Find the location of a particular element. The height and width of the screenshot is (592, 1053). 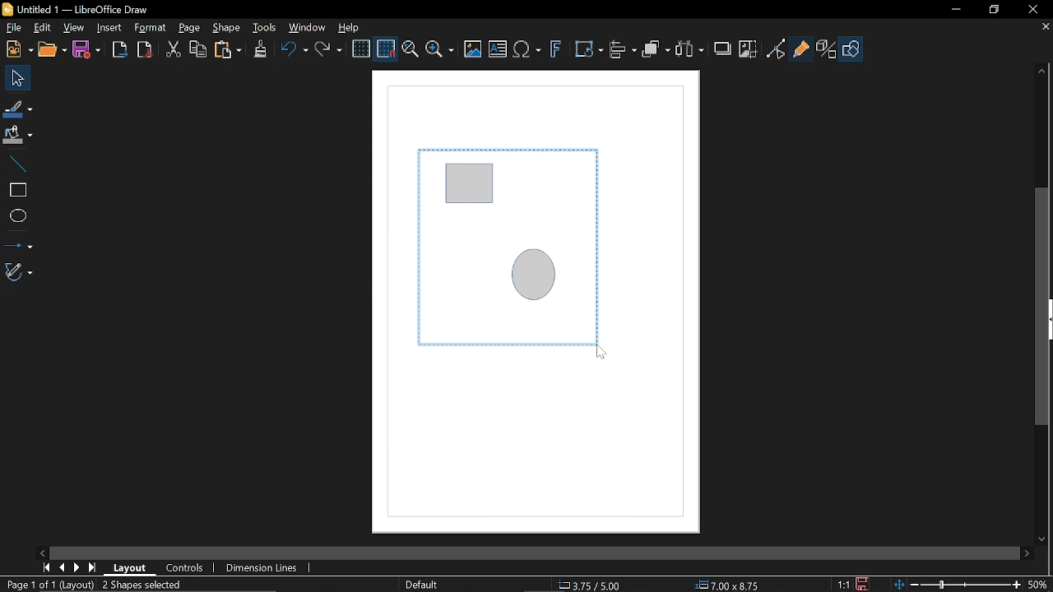

Dimension units is located at coordinates (260, 568).